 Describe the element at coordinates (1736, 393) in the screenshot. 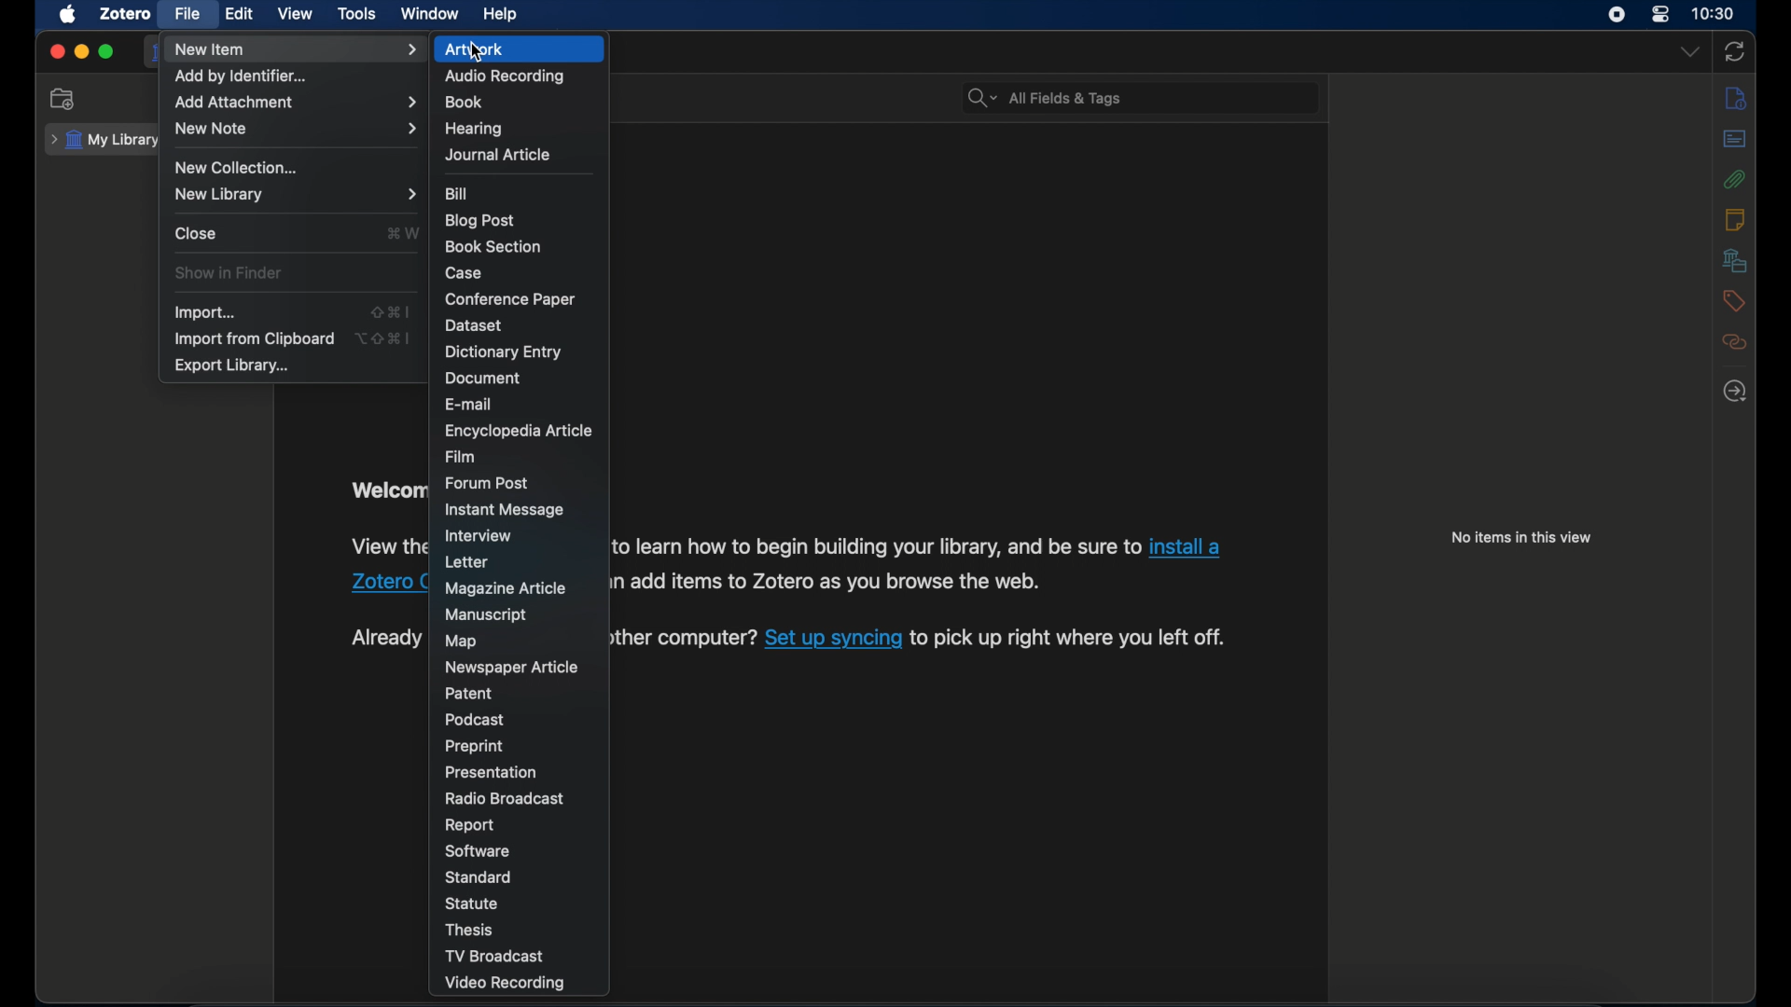

I see `locate` at that location.